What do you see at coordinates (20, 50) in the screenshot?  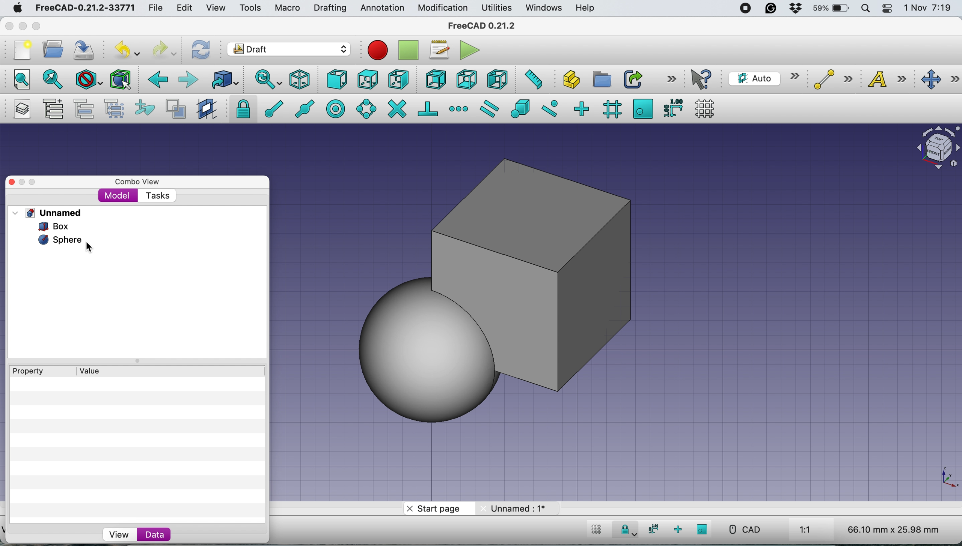 I see `new` at bounding box center [20, 50].